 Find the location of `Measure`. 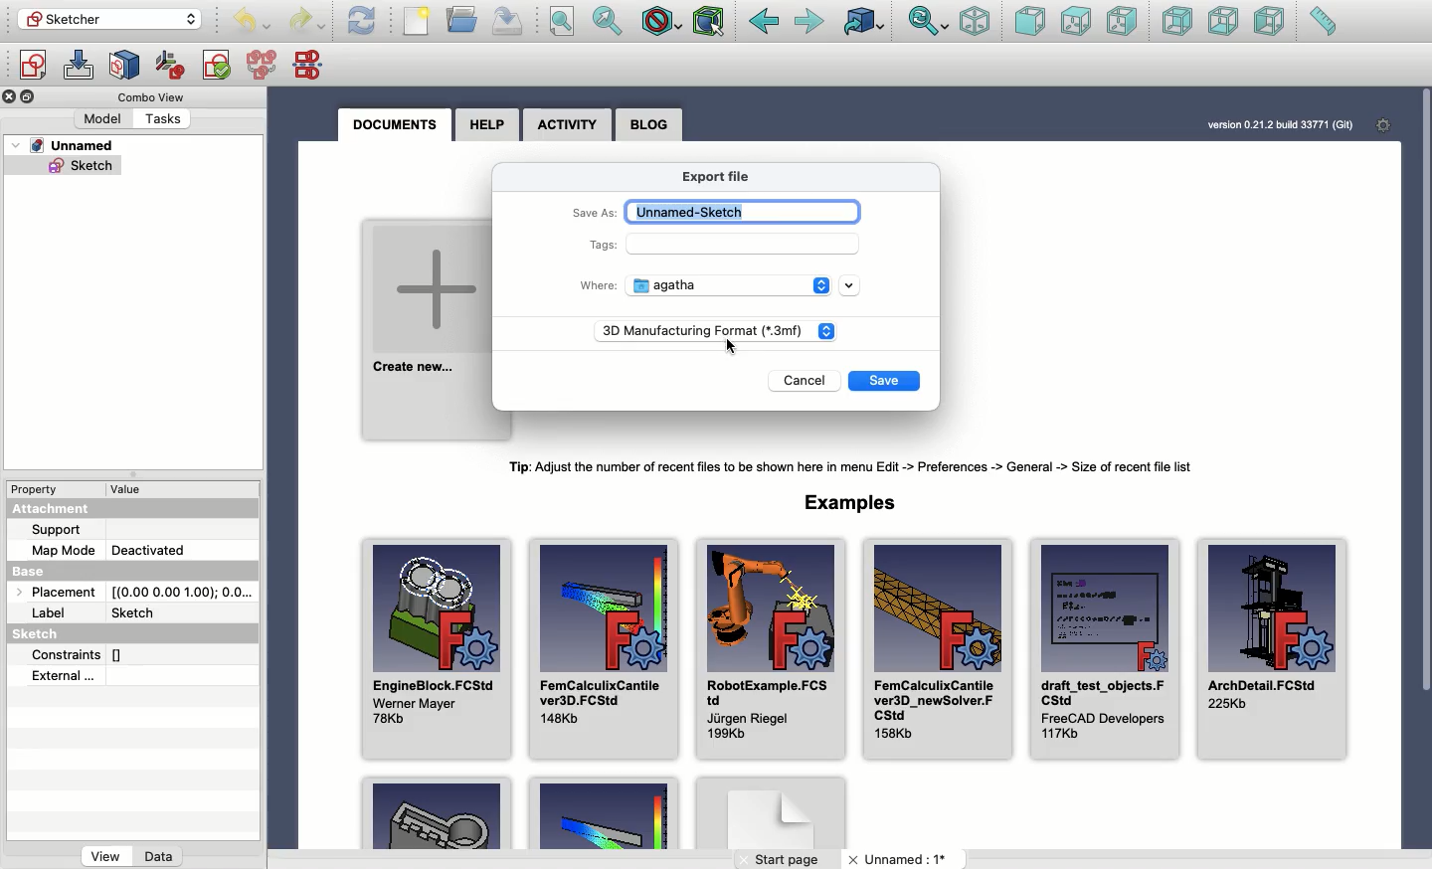

Measure is located at coordinates (1323, 23).